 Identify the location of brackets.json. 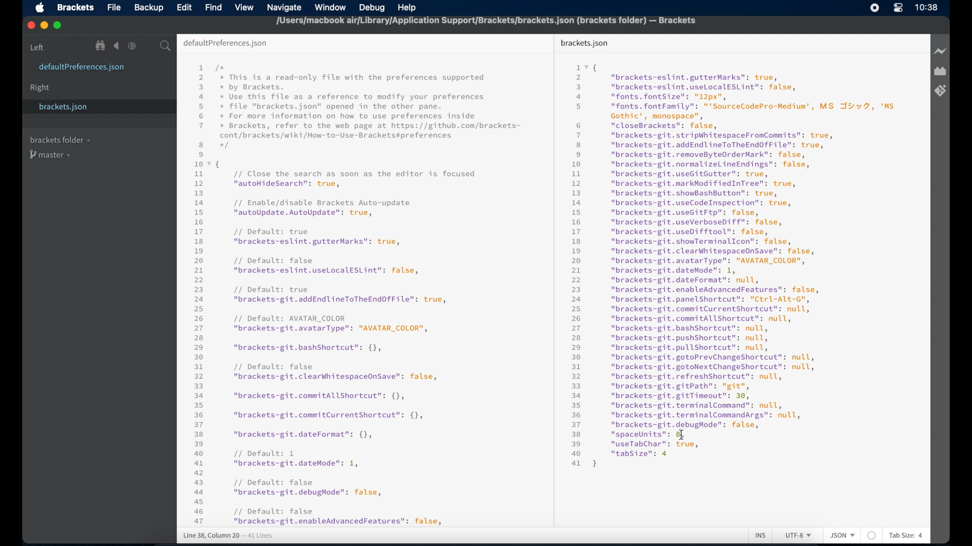
(64, 107).